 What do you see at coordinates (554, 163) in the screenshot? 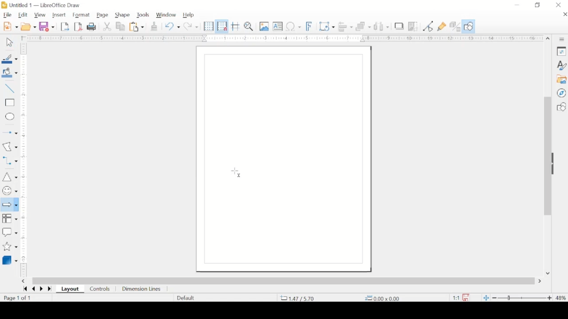
I see `drag handle` at bounding box center [554, 163].